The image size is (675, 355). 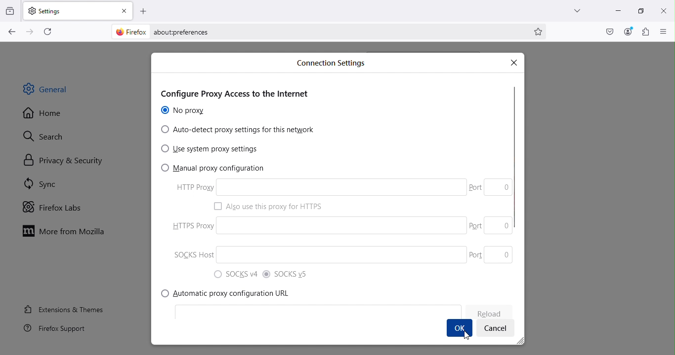 I want to click on Port, so click(x=500, y=225).